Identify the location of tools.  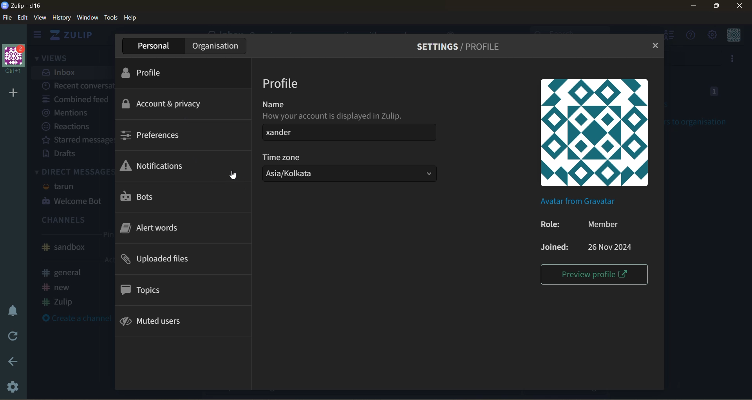
(112, 19).